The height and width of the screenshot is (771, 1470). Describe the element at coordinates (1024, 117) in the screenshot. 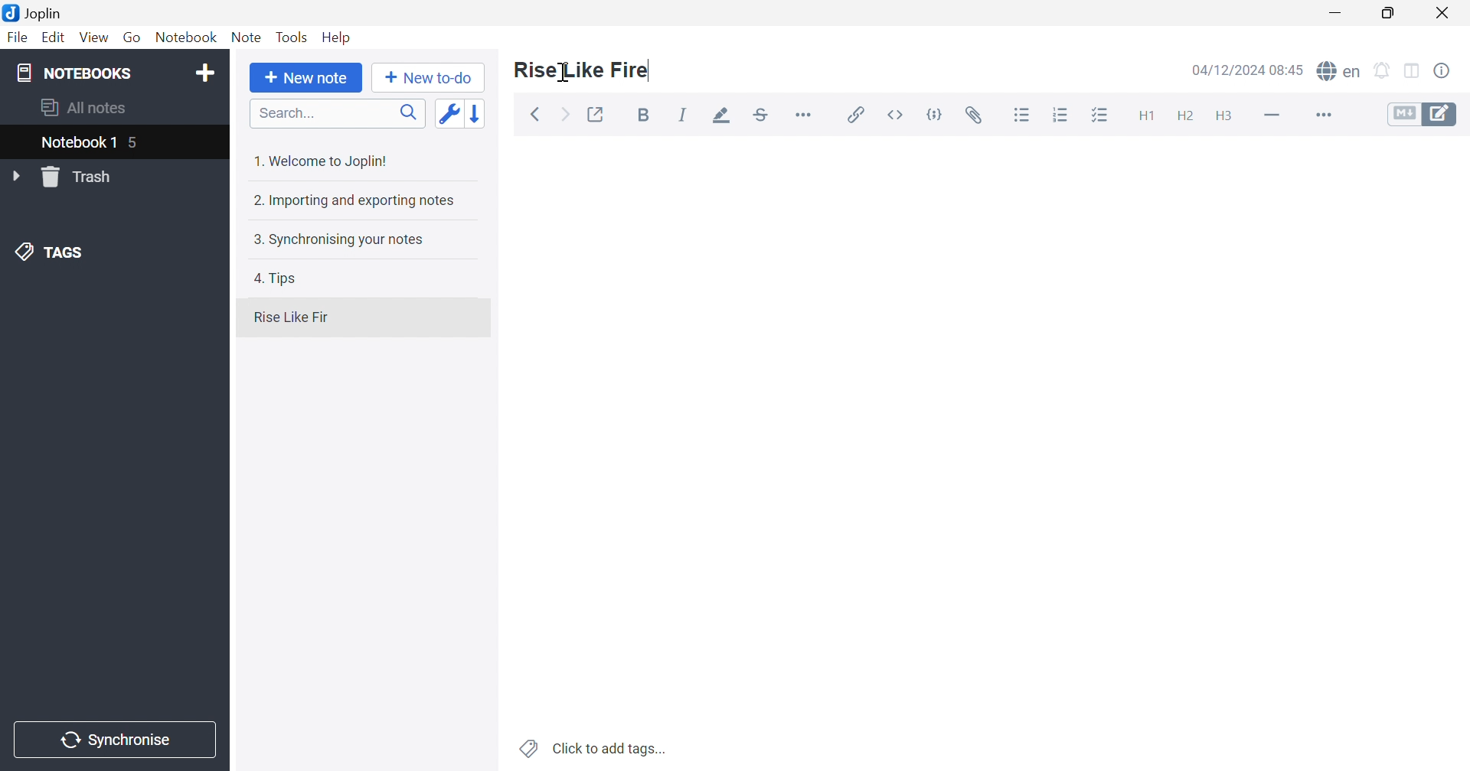

I see `Bulleted list` at that location.